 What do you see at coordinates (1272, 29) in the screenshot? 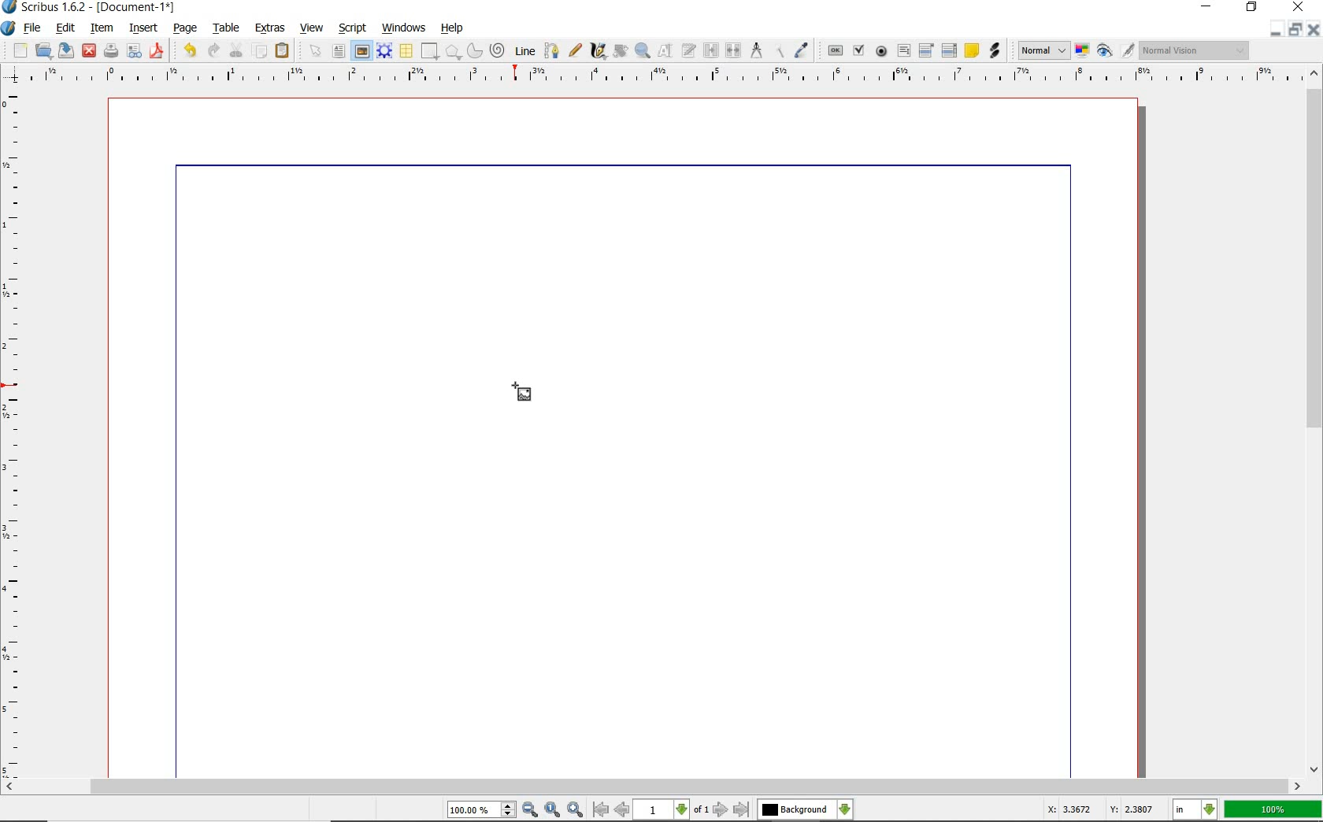
I see `Restore Down` at bounding box center [1272, 29].